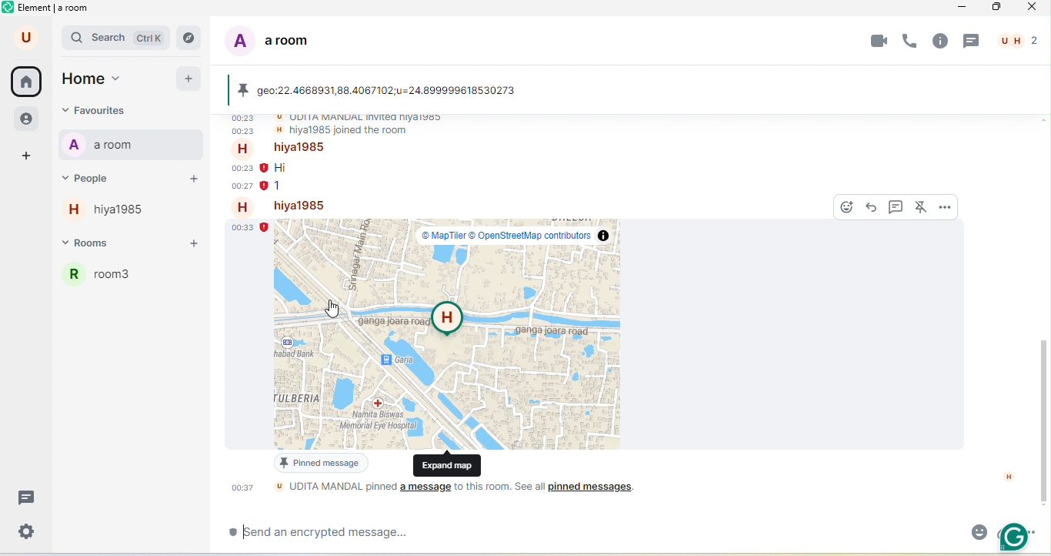 The width and height of the screenshot is (1051, 556). Describe the element at coordinates (301, 148) in the screenshot. I see `hiya 1985` at that location.